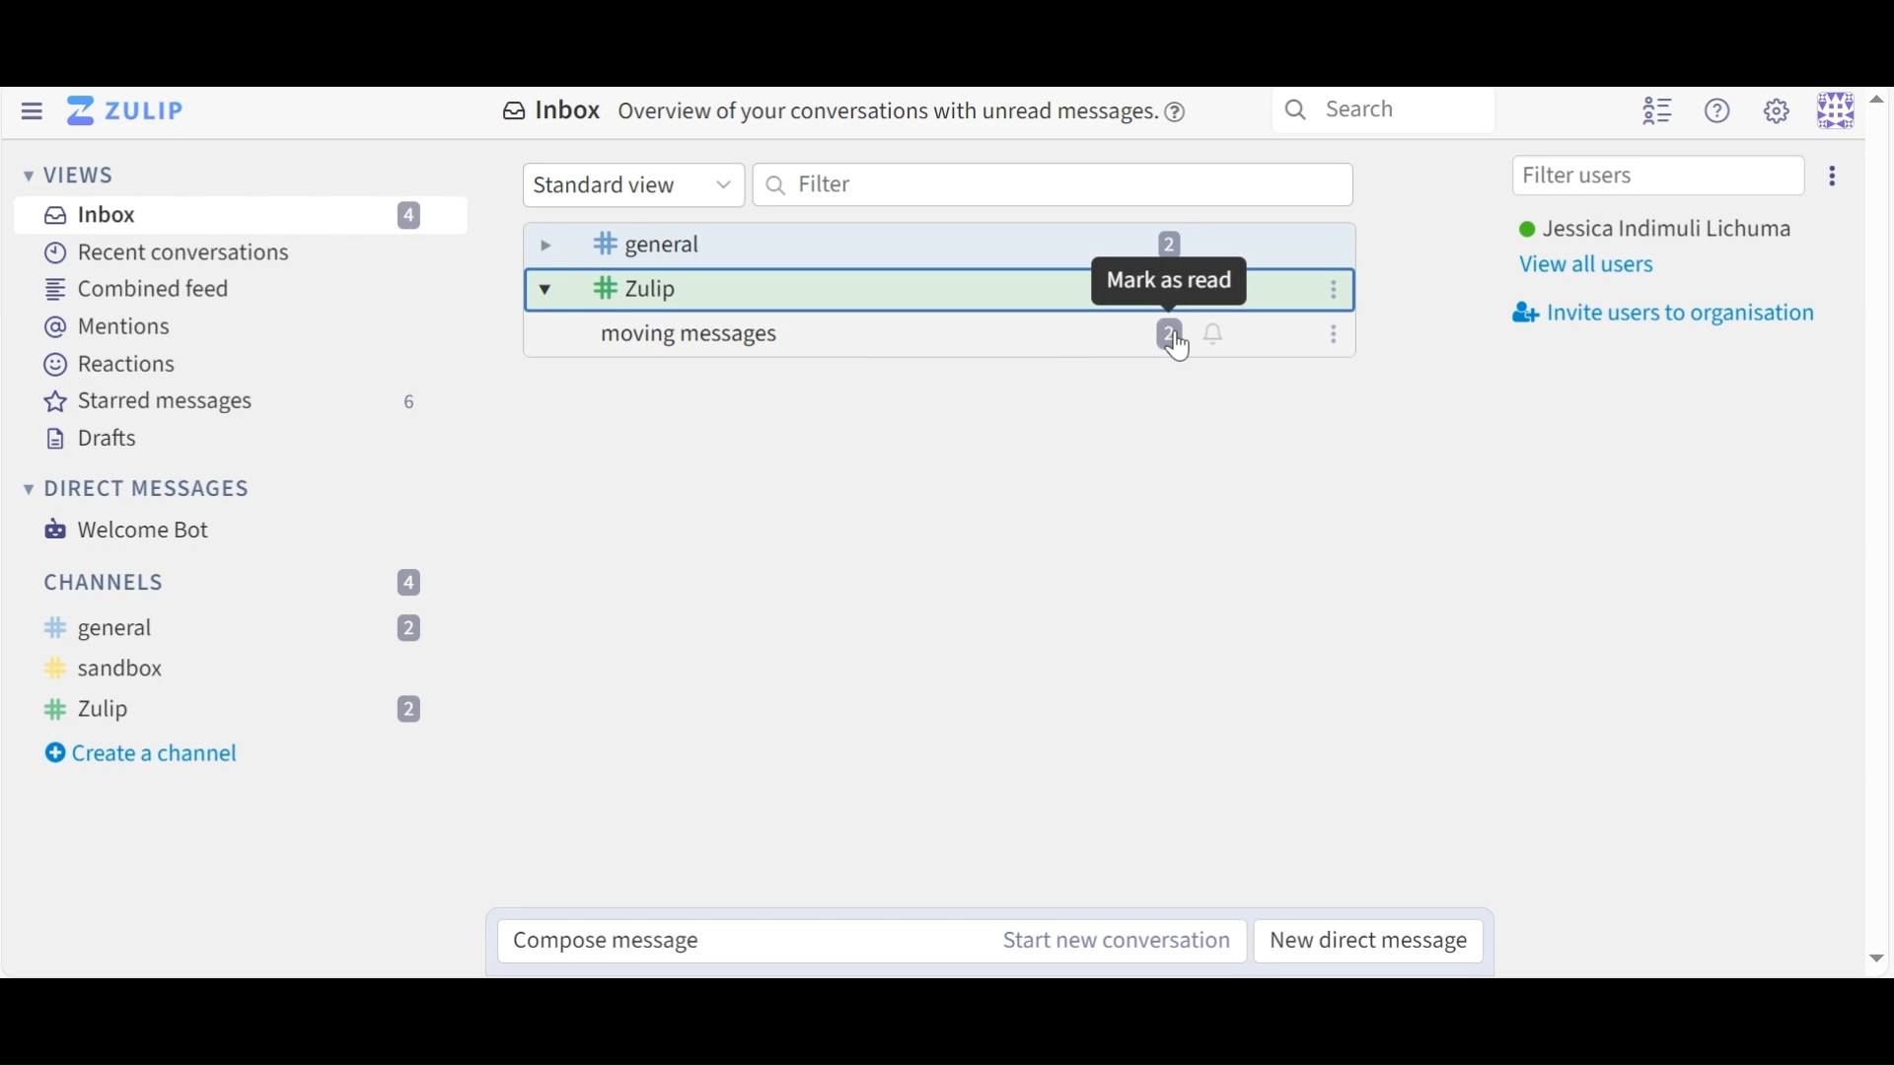 The width and height of the screenshot is (1894, 1065). Describe the element at coordinates (131, 530) in the screenshot. I see `Welcome Bot` at that location.